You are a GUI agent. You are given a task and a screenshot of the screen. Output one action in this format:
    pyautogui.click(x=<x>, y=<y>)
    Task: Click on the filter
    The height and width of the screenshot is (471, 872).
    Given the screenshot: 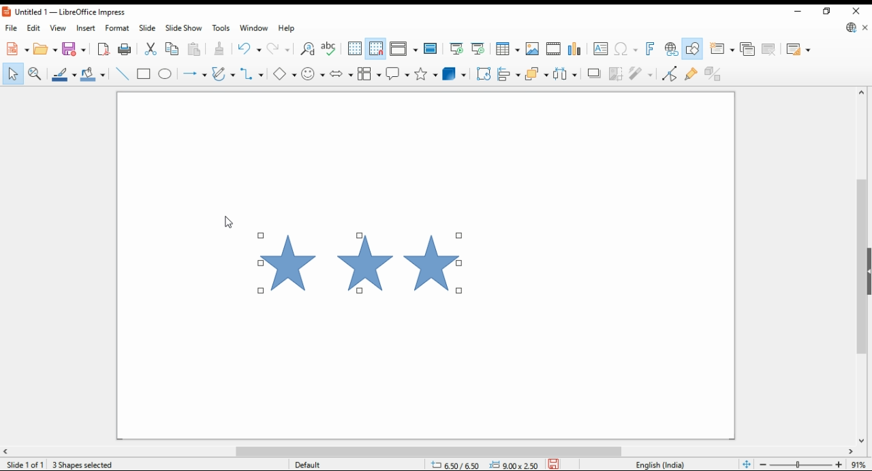 What is the action you would take?
    pyautogui.click(x=642, y=73)
    